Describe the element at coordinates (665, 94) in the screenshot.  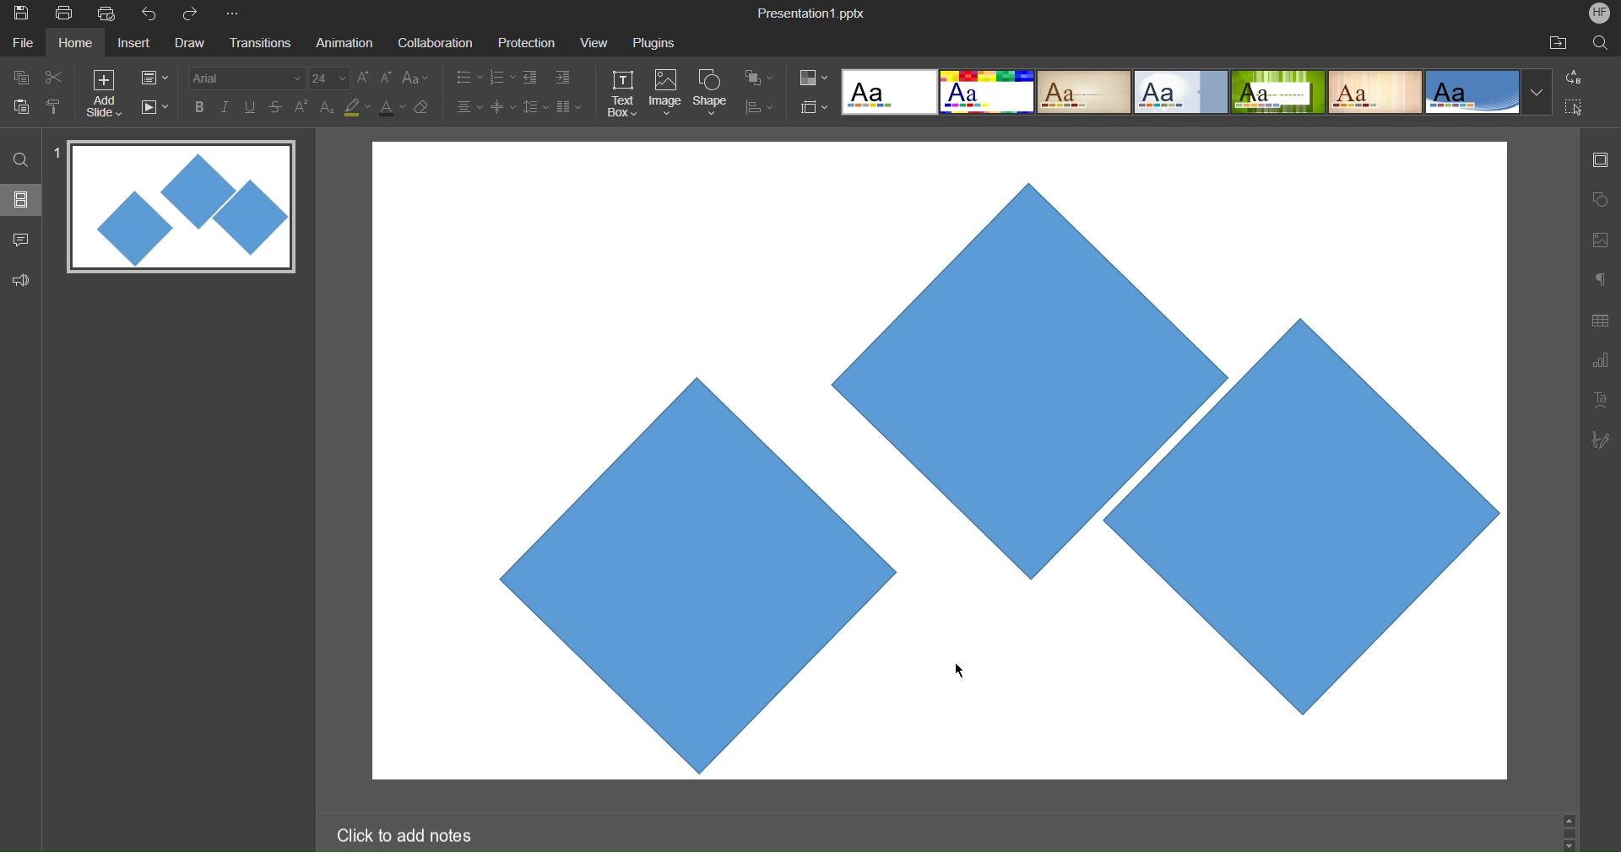
I see `Image` at that location.